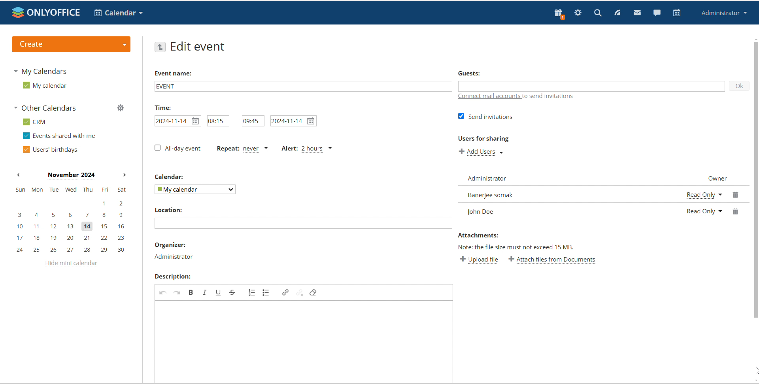  What do you see at coordinates (303, 86) in the screenshot?
I see `edit event name` at bounding box center [303, 86].